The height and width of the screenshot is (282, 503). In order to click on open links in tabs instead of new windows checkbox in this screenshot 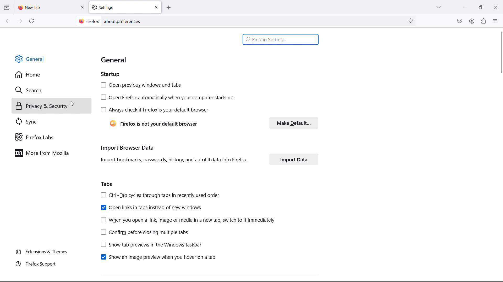, I will do `click(151, 208)`.